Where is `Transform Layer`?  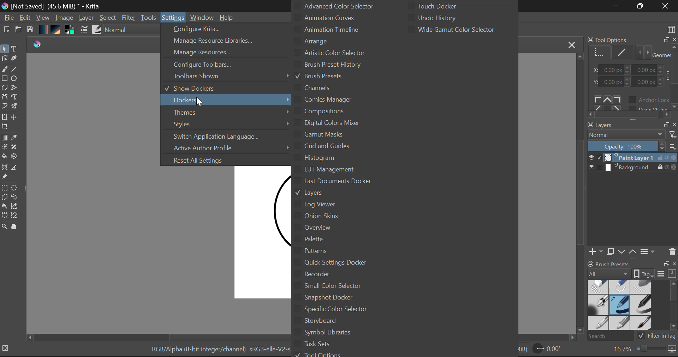 Transform Layer is located at coordinates (4, 117).